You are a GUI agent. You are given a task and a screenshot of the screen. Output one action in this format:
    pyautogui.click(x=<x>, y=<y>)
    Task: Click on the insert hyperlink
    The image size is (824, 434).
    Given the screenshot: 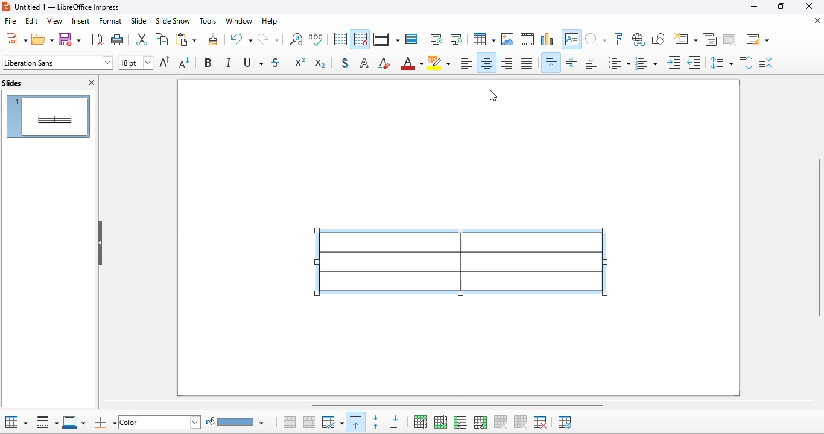 What is the action you would take?
    pyautogui.click(x=639, y=39)
    